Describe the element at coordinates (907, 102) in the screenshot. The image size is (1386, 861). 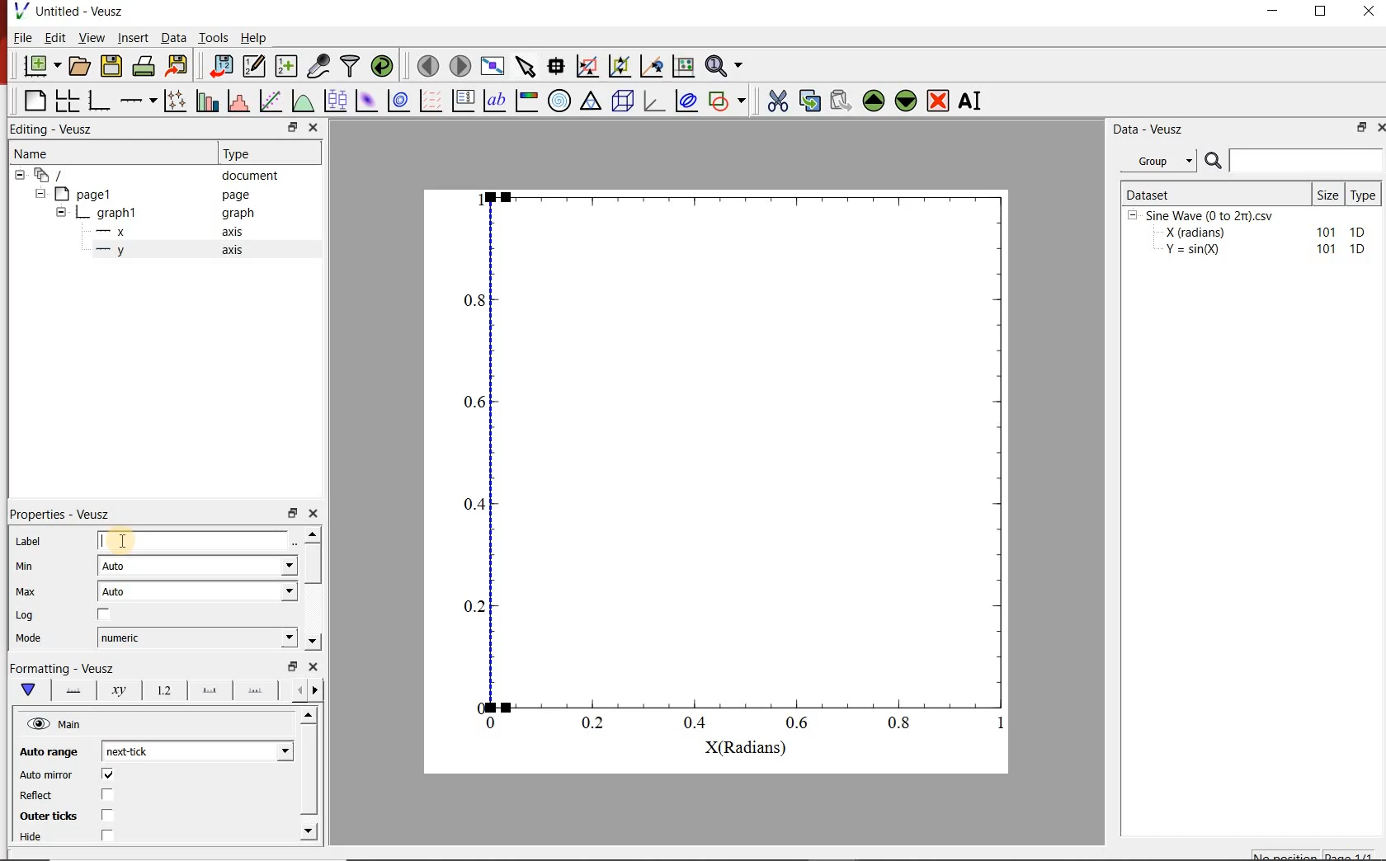
I see `move down` at that location.